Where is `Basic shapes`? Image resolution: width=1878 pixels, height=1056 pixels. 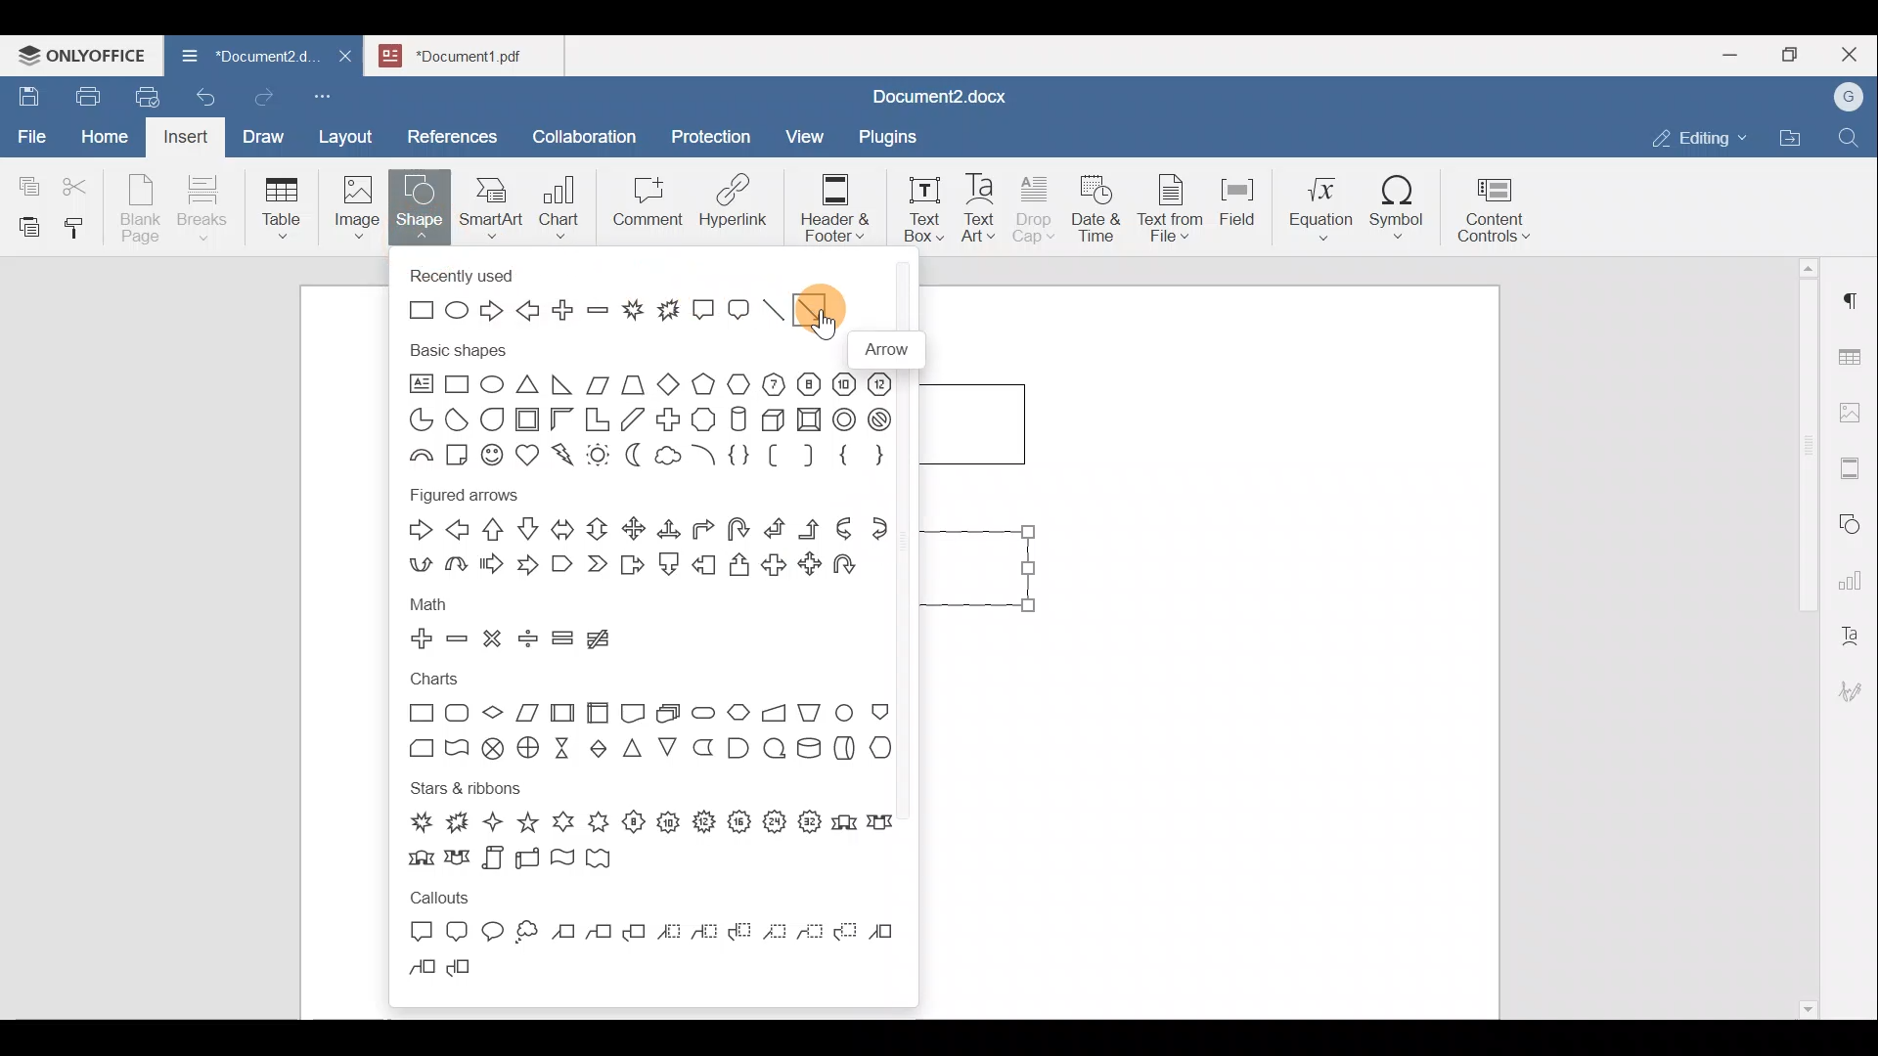
Basic shapes is located at coordinates (644, 405).